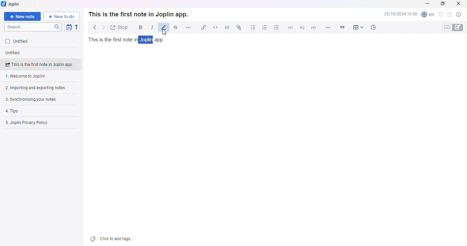 Image resolution: width=467 pixels, height=246 pixels. I want to click on More options, so click(189, 27).